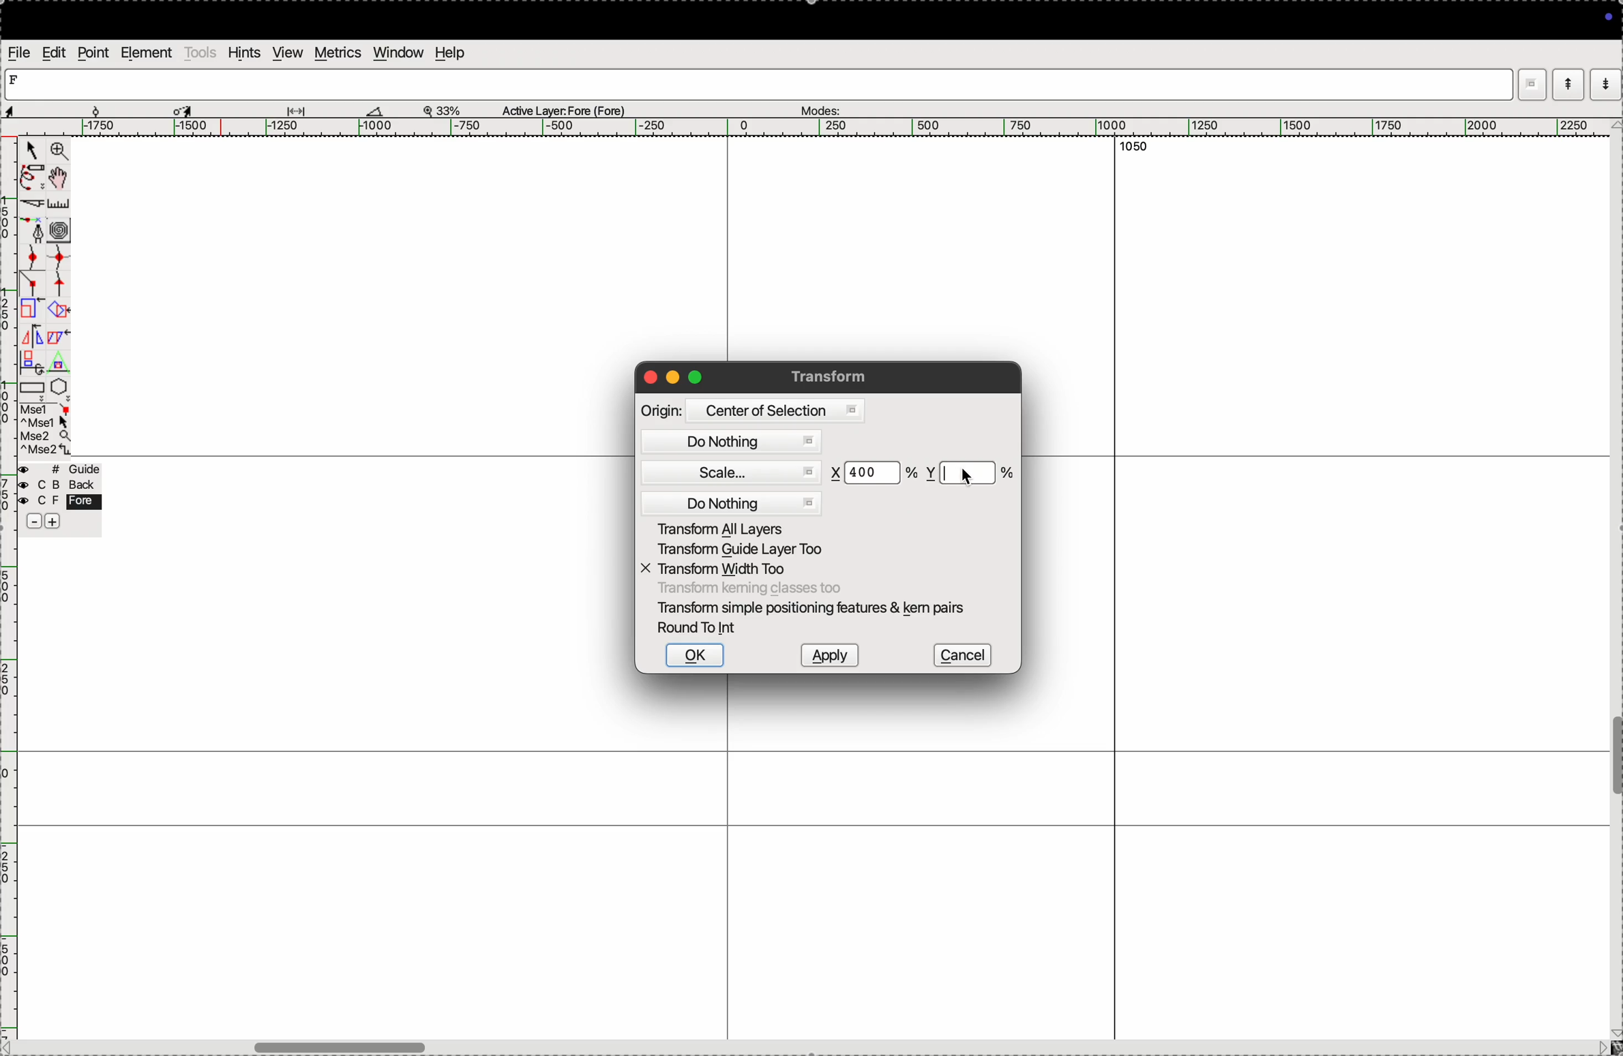 The height and width of the screenshot is (1056, 1623). I want to click on zoom perecent, so click(443, 108).